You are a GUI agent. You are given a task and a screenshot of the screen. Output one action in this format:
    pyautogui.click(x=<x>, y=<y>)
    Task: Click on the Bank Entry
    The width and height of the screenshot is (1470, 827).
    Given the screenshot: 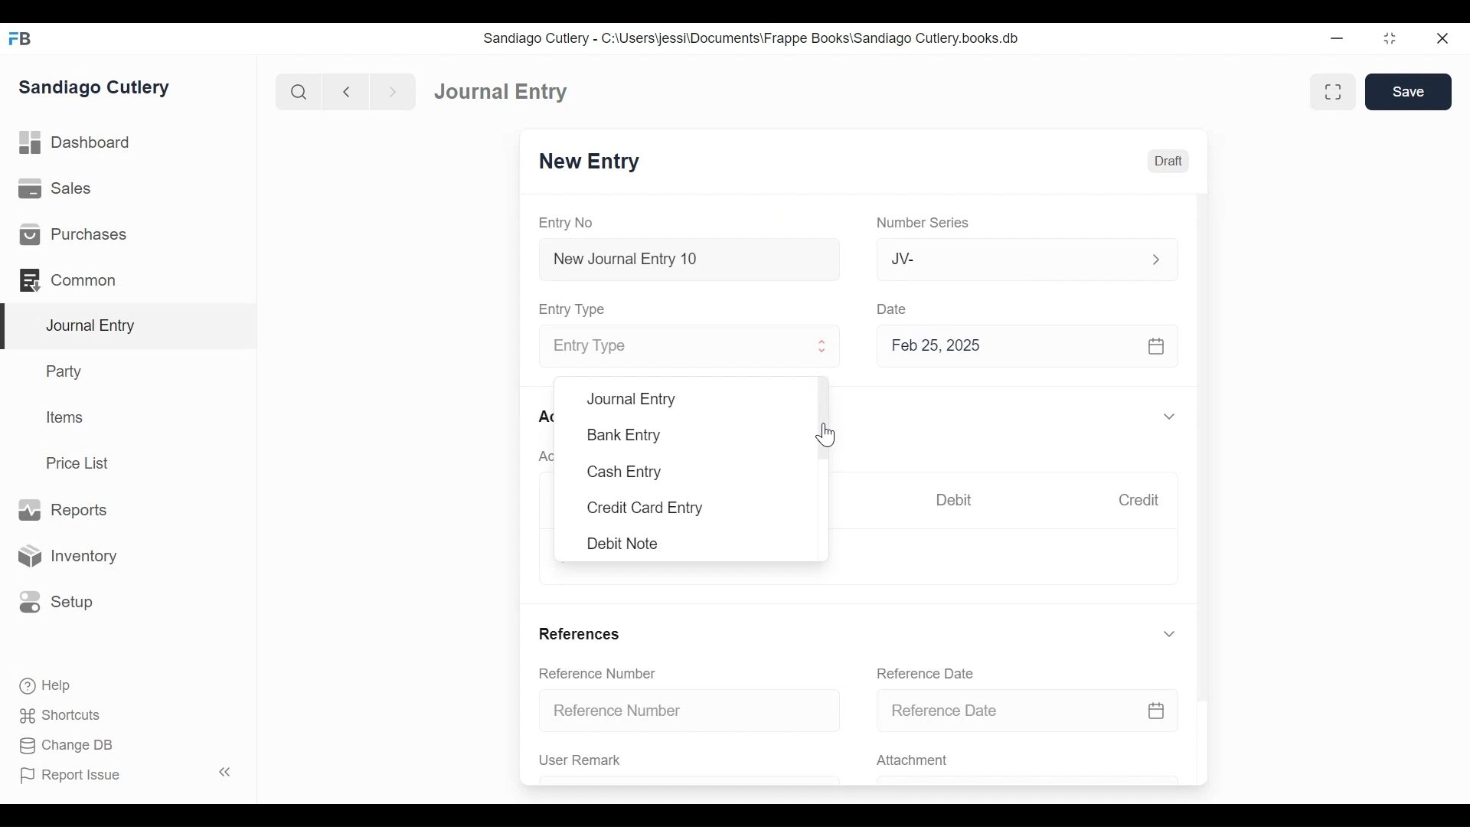 What is the action you would take?
    pyautogui.click(x=625, y=436)
    